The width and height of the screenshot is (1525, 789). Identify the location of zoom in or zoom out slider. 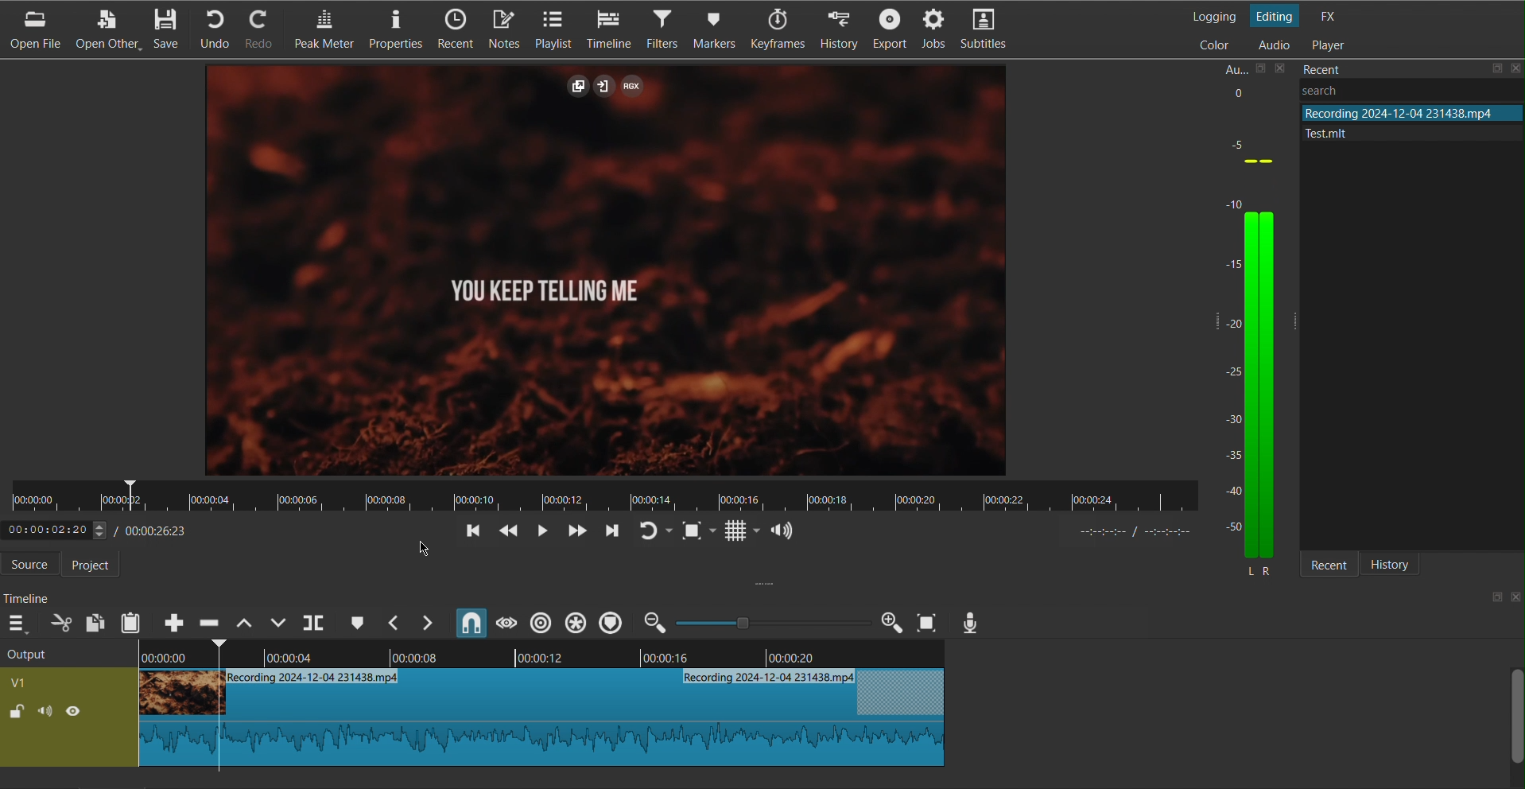
(767, 622).